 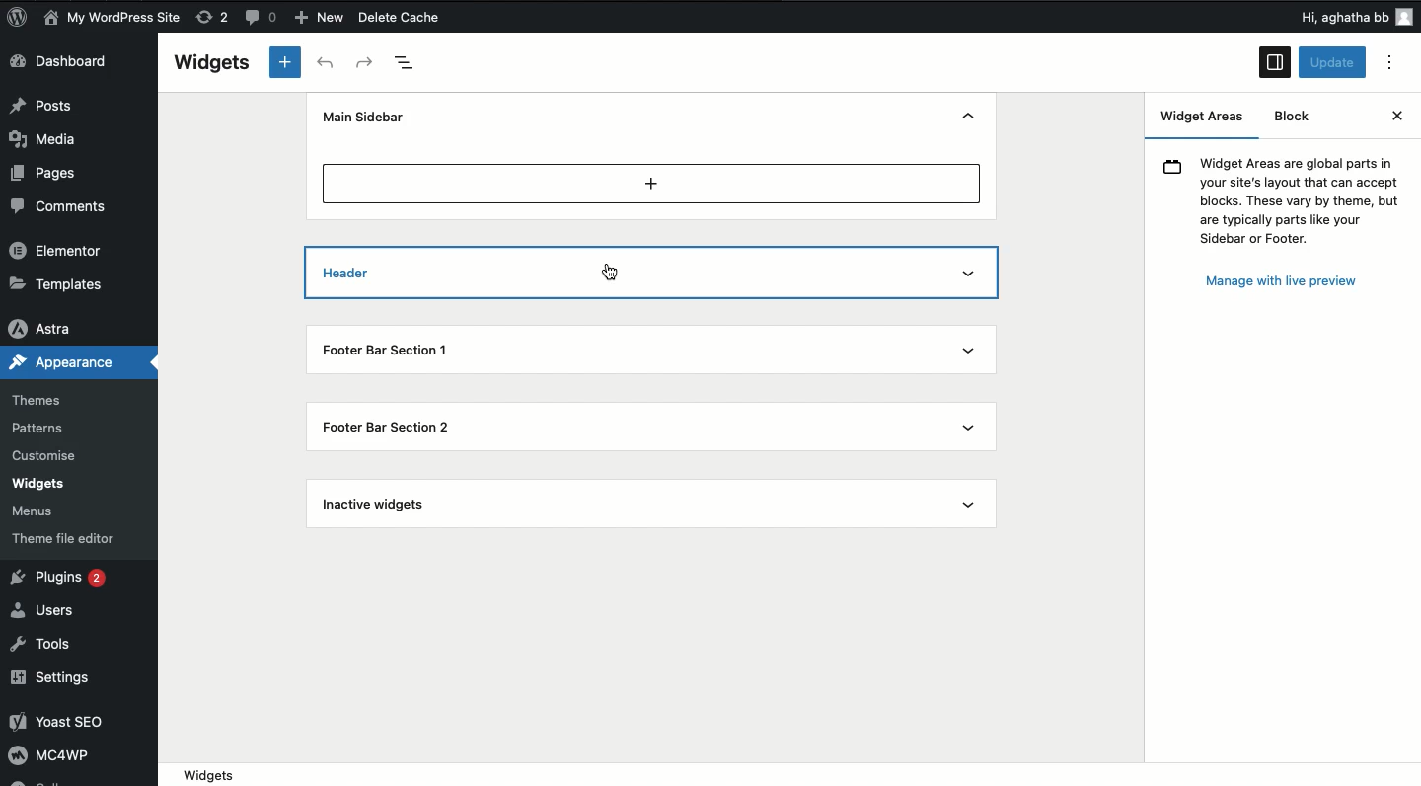 I want to click on Users, so click(x=51, y=609).